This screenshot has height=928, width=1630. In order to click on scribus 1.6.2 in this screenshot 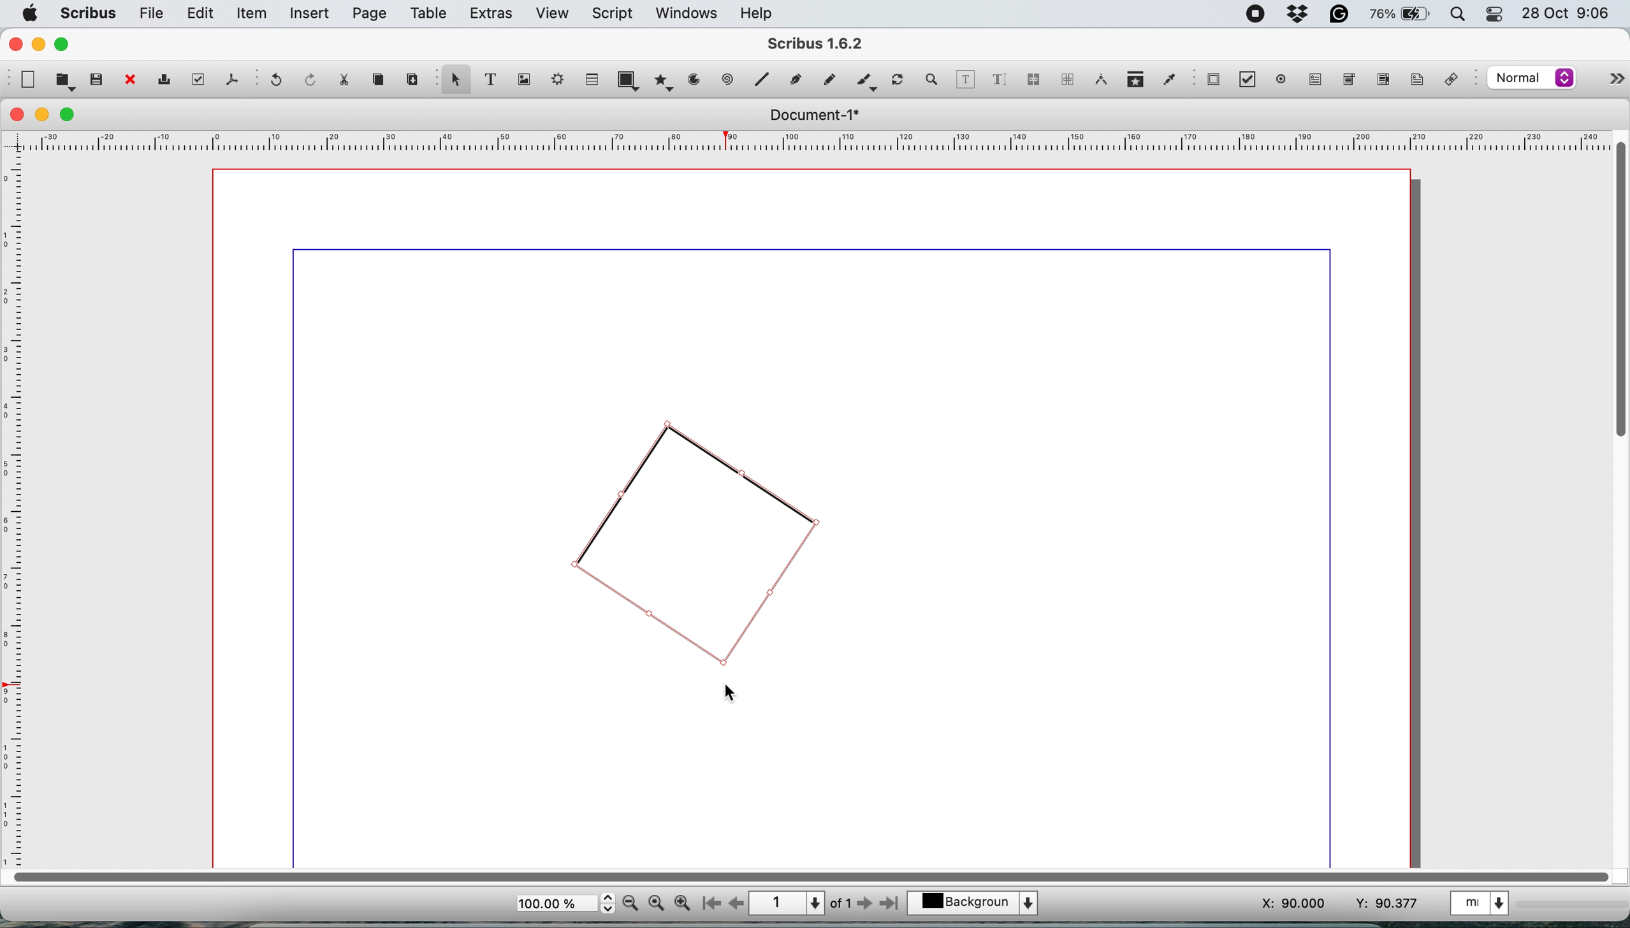, I will do `click(829, 43)`.